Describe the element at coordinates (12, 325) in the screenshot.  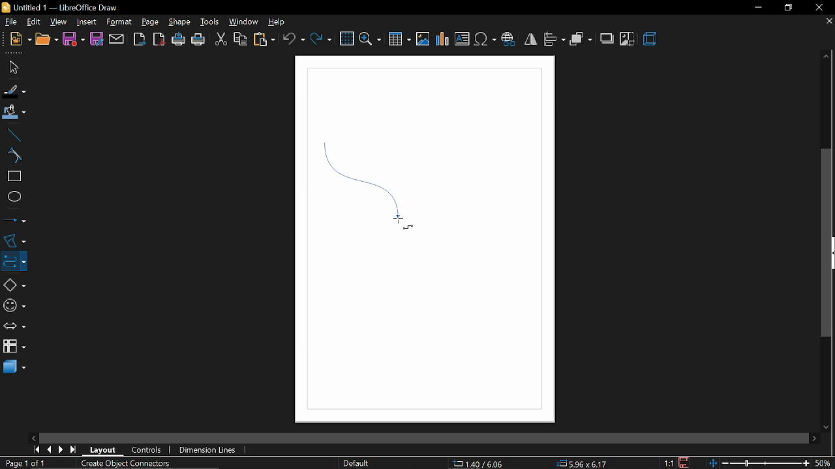
I see `arrows` at that location.